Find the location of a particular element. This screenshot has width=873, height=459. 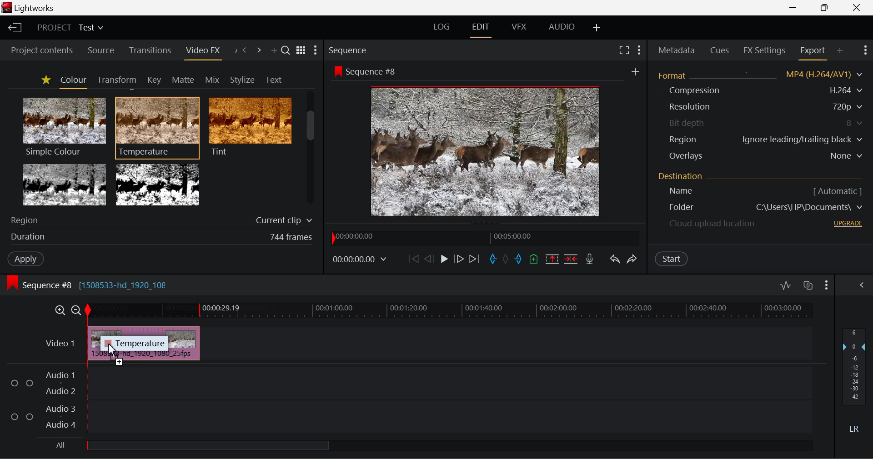

Tint is located at coordinates (249, 126).